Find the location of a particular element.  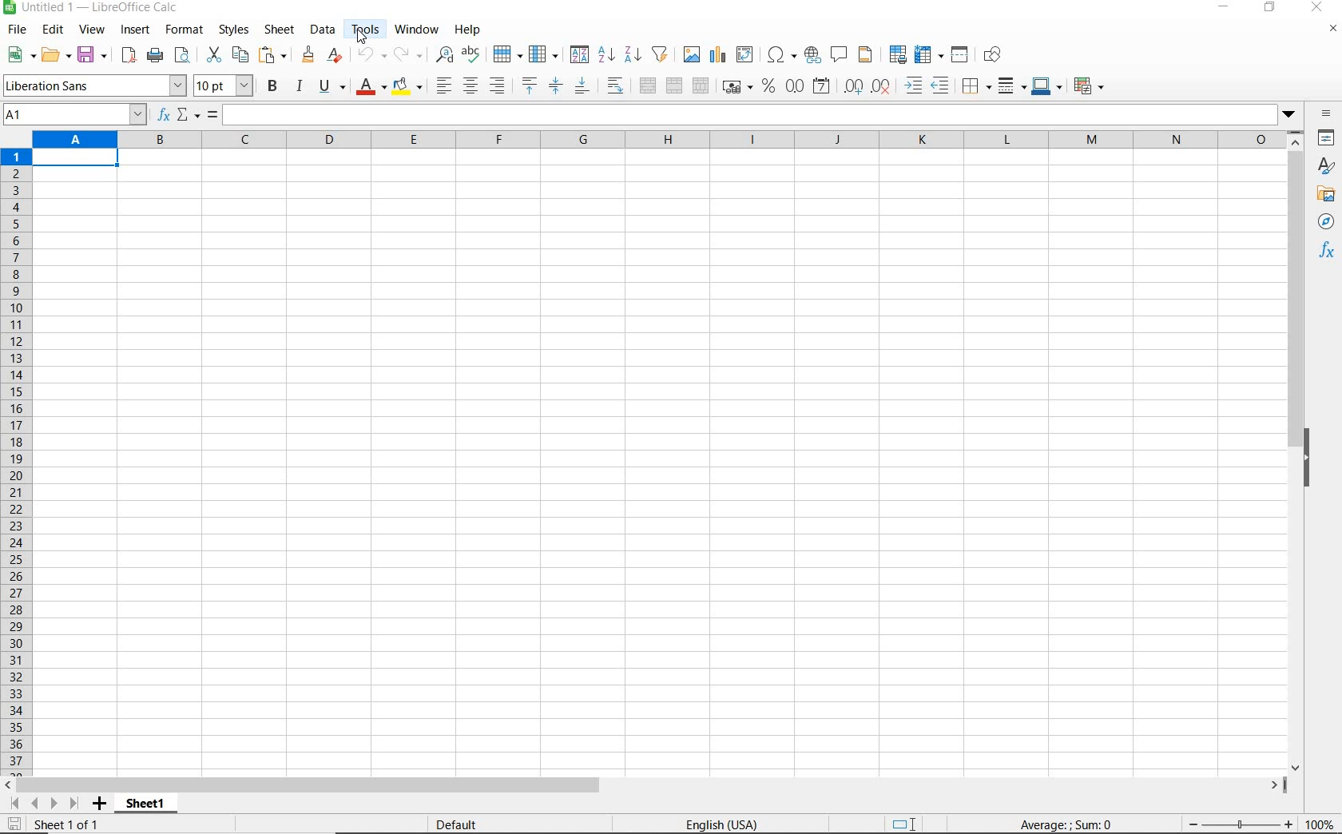

row is located at coordinates (504, 53).